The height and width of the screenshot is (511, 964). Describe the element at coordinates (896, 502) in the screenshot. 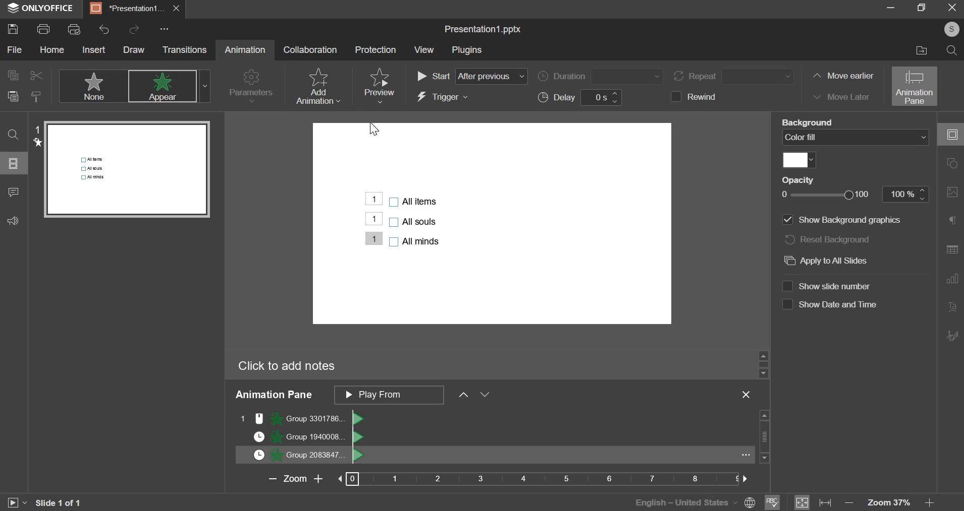

I see `zoom` at that location.